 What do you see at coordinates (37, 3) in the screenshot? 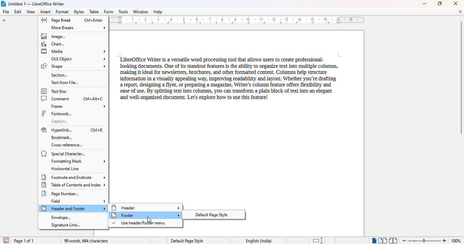
I see `Untitled 1 -- LibreOffice Writer` at bounding box center [37, 3].